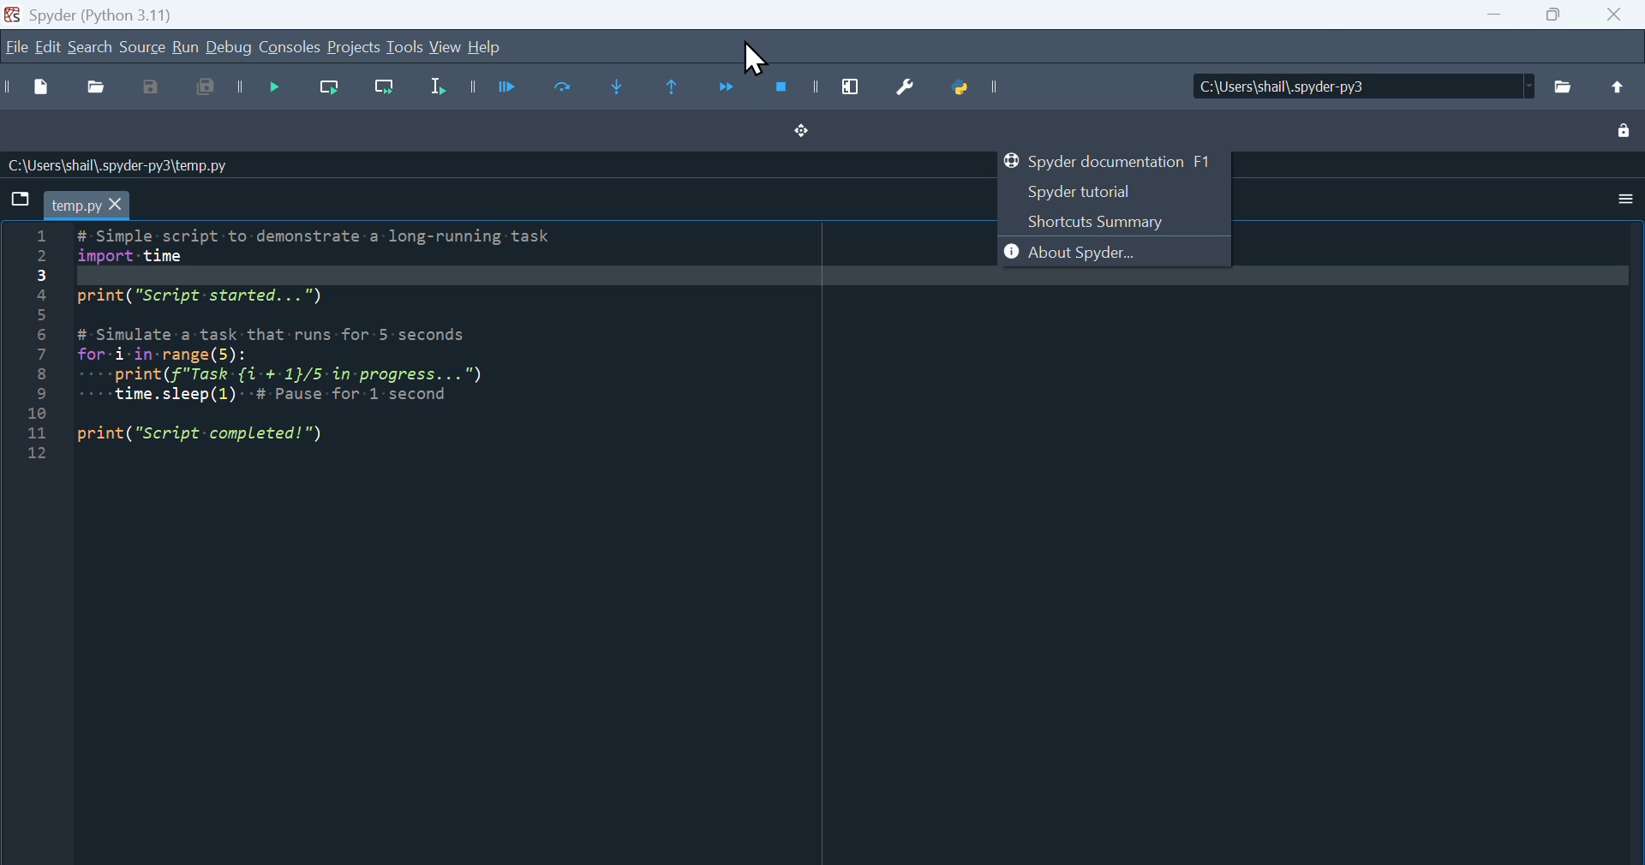 The image size is (1645, 865). What do you see at coordinates (1482, 17) in the screenshot?
I see `` at bounding box center [1482, 17].